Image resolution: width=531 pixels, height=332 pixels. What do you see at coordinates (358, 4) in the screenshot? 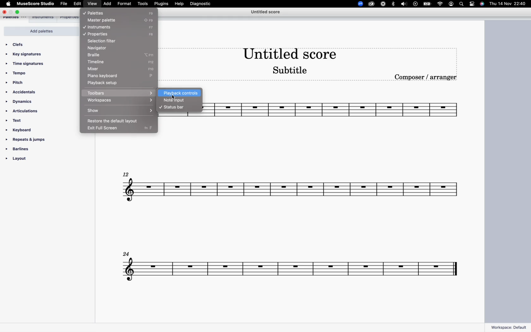
I see `zoom` at bounding box center [358, 4].